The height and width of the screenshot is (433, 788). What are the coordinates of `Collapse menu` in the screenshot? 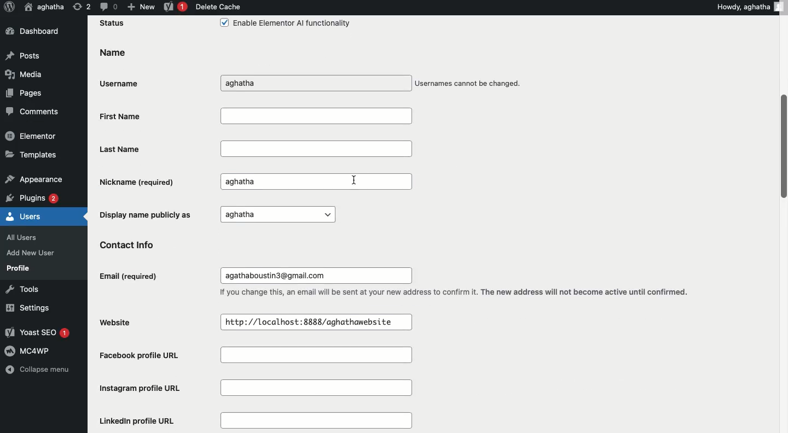 It's located at (43, 370).